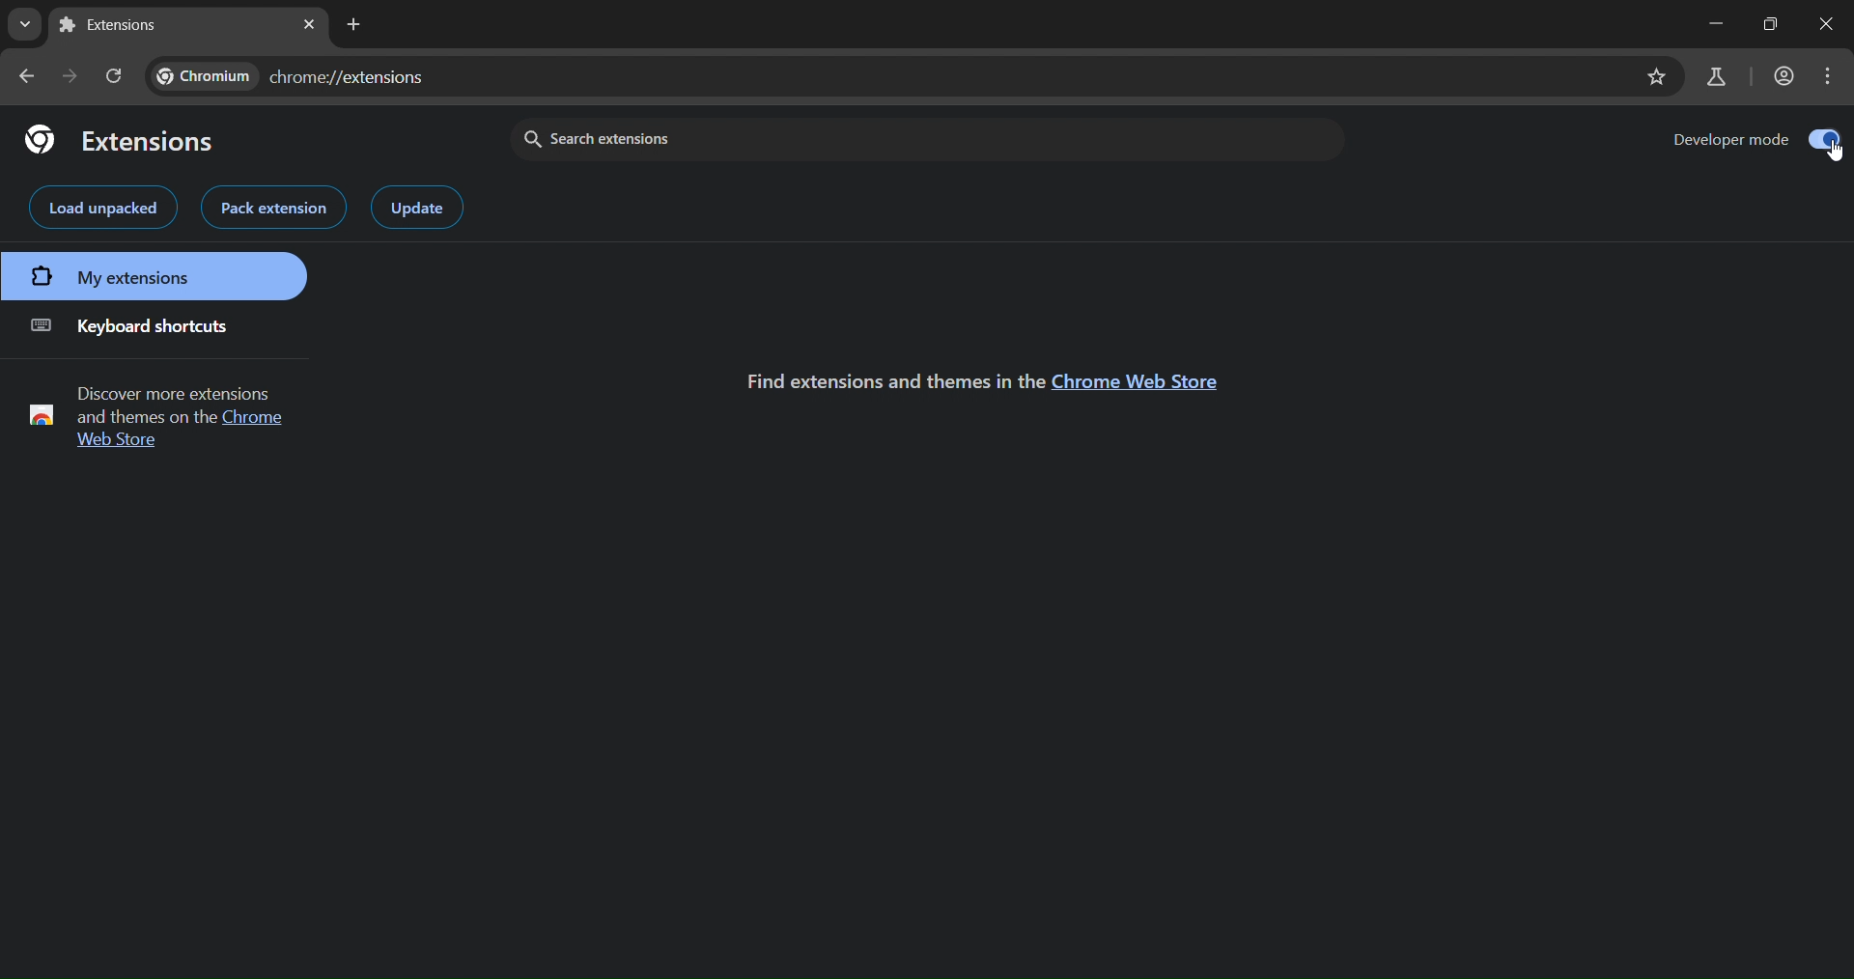 The image size is (1854, 979). Describe the element at coordinates (114, 74) in the screenshot. I see `reload page` at that location.